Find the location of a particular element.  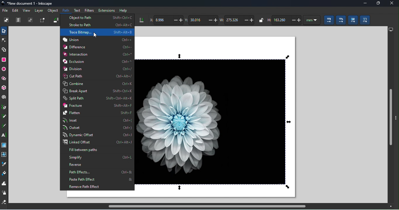

Vertical scroll bar is located at coordinates (390, 118).